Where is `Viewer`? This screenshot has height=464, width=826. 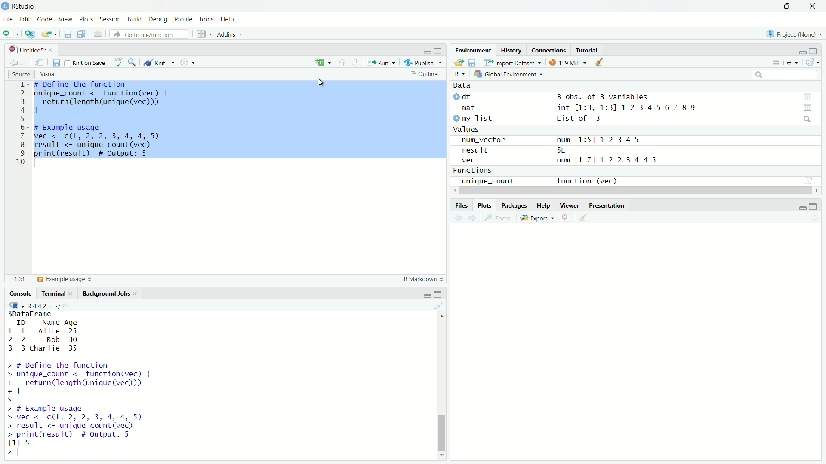
Viewer is located at coordinates (571, 205).